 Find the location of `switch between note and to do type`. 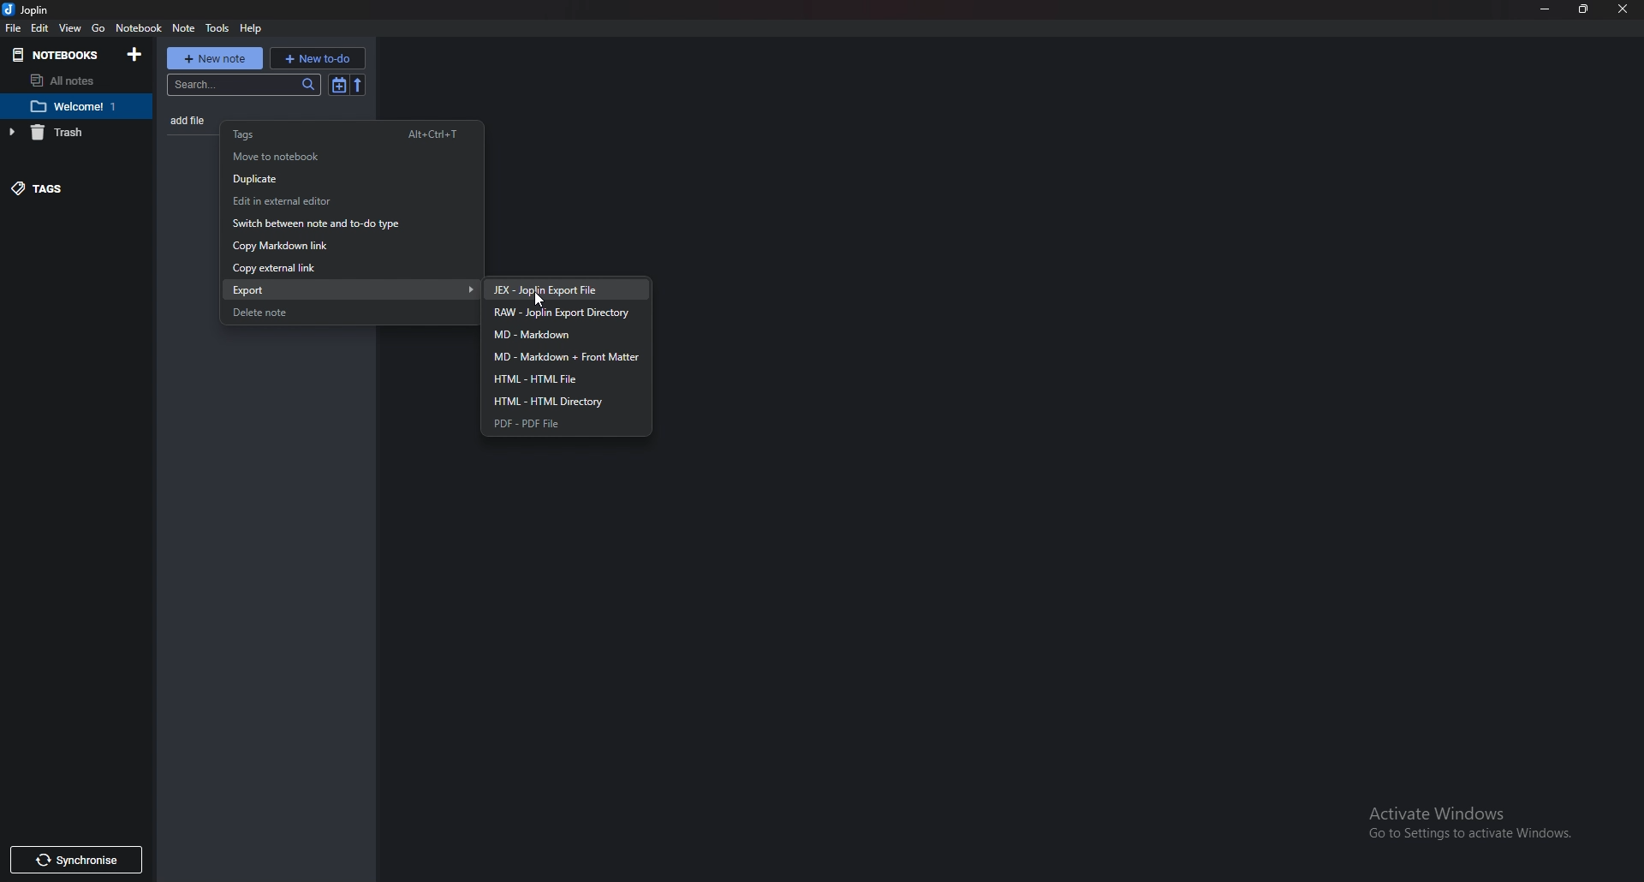

switch between note and to do type is located at coordinates (340, 226).